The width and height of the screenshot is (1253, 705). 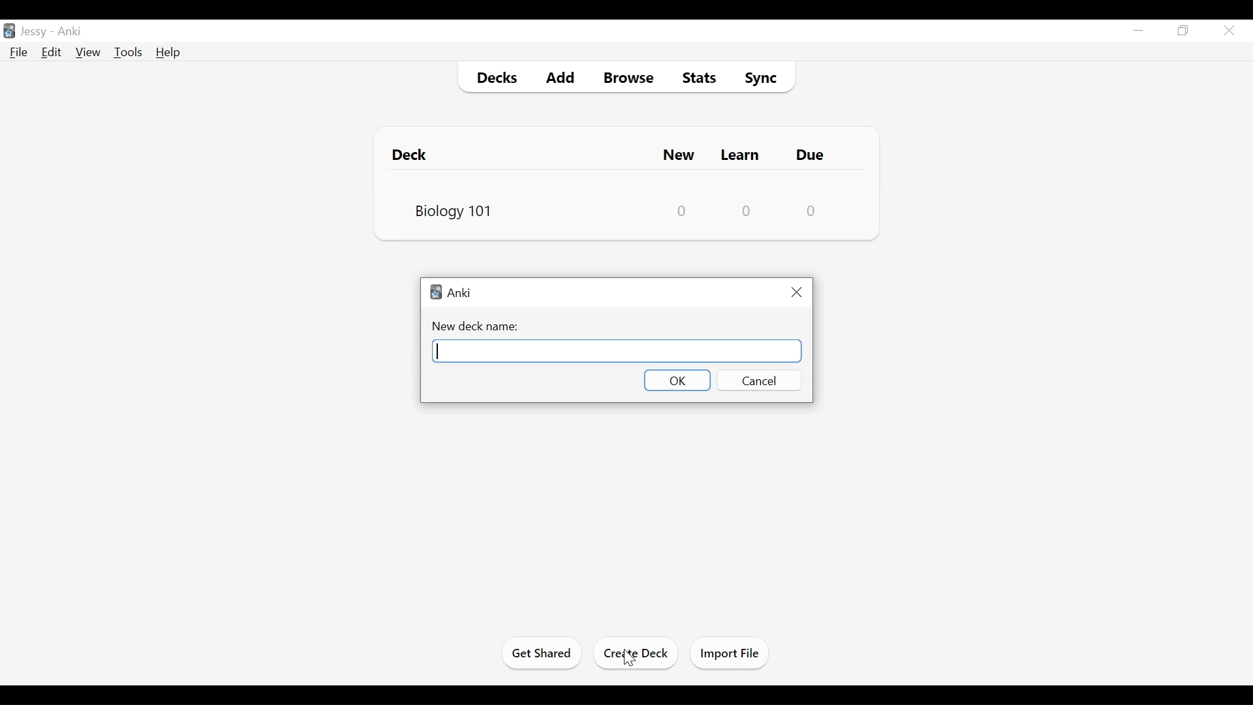 What do you see at coordinates (10, 31) in the screenshot?
I see `Anki Desktop icon` at bounding box center [10, 31].